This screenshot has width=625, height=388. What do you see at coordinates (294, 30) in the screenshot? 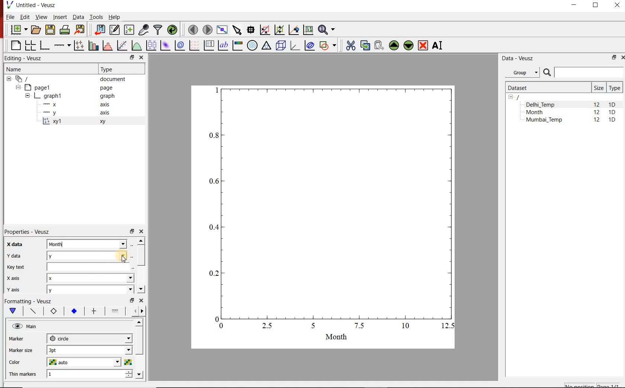
I see `click to recenter graph axes` at bounding box center [294, 30].